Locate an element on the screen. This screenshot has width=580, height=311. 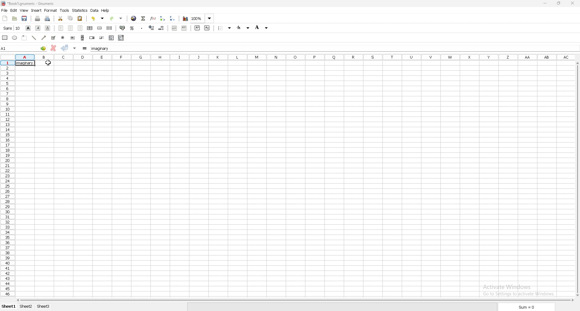
font is located at coordinates (12, 28).